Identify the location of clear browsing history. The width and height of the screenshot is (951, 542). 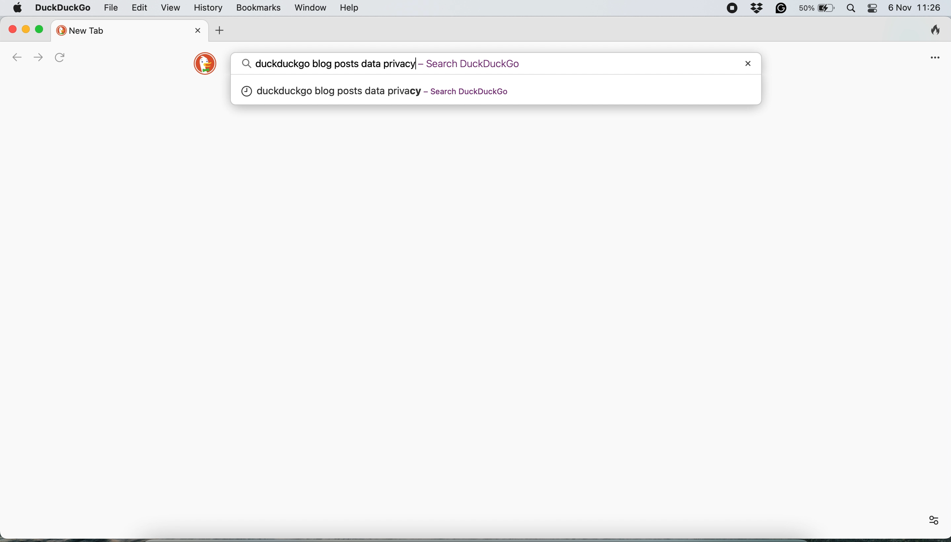
(938, 32).